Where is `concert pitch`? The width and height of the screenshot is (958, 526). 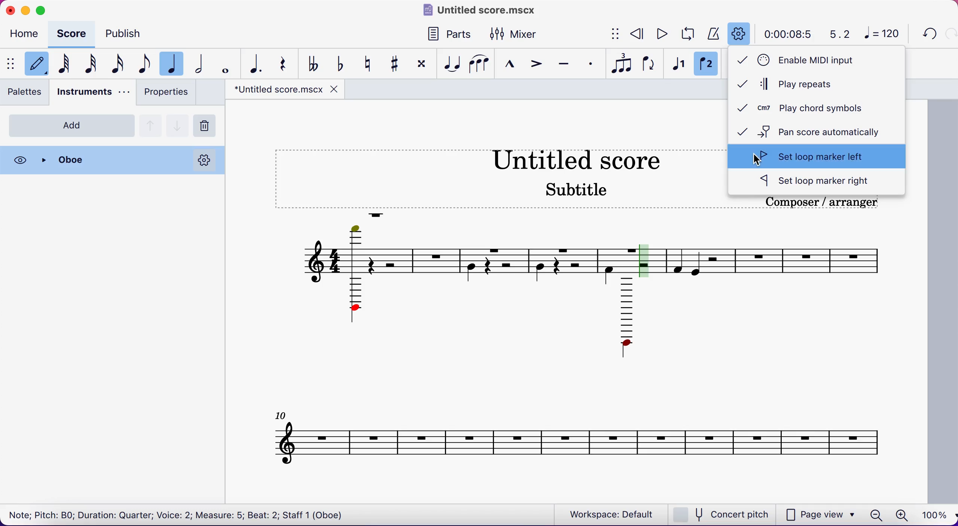 concert pitch is located at coordinates (724, 514).